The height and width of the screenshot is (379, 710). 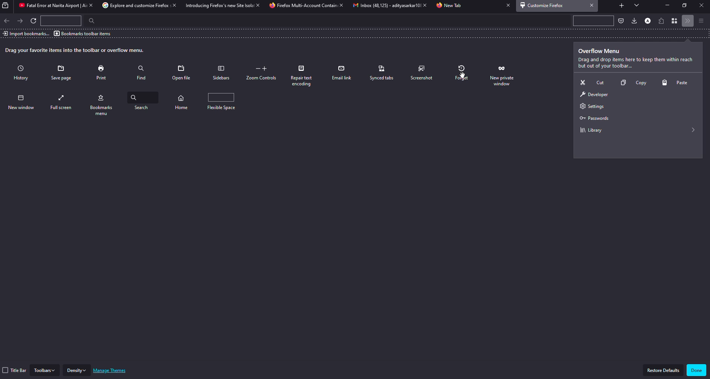 What do you see at coordinates (544, 5) in the screenshot?
I see `customize` at bounding box center [544, 5].